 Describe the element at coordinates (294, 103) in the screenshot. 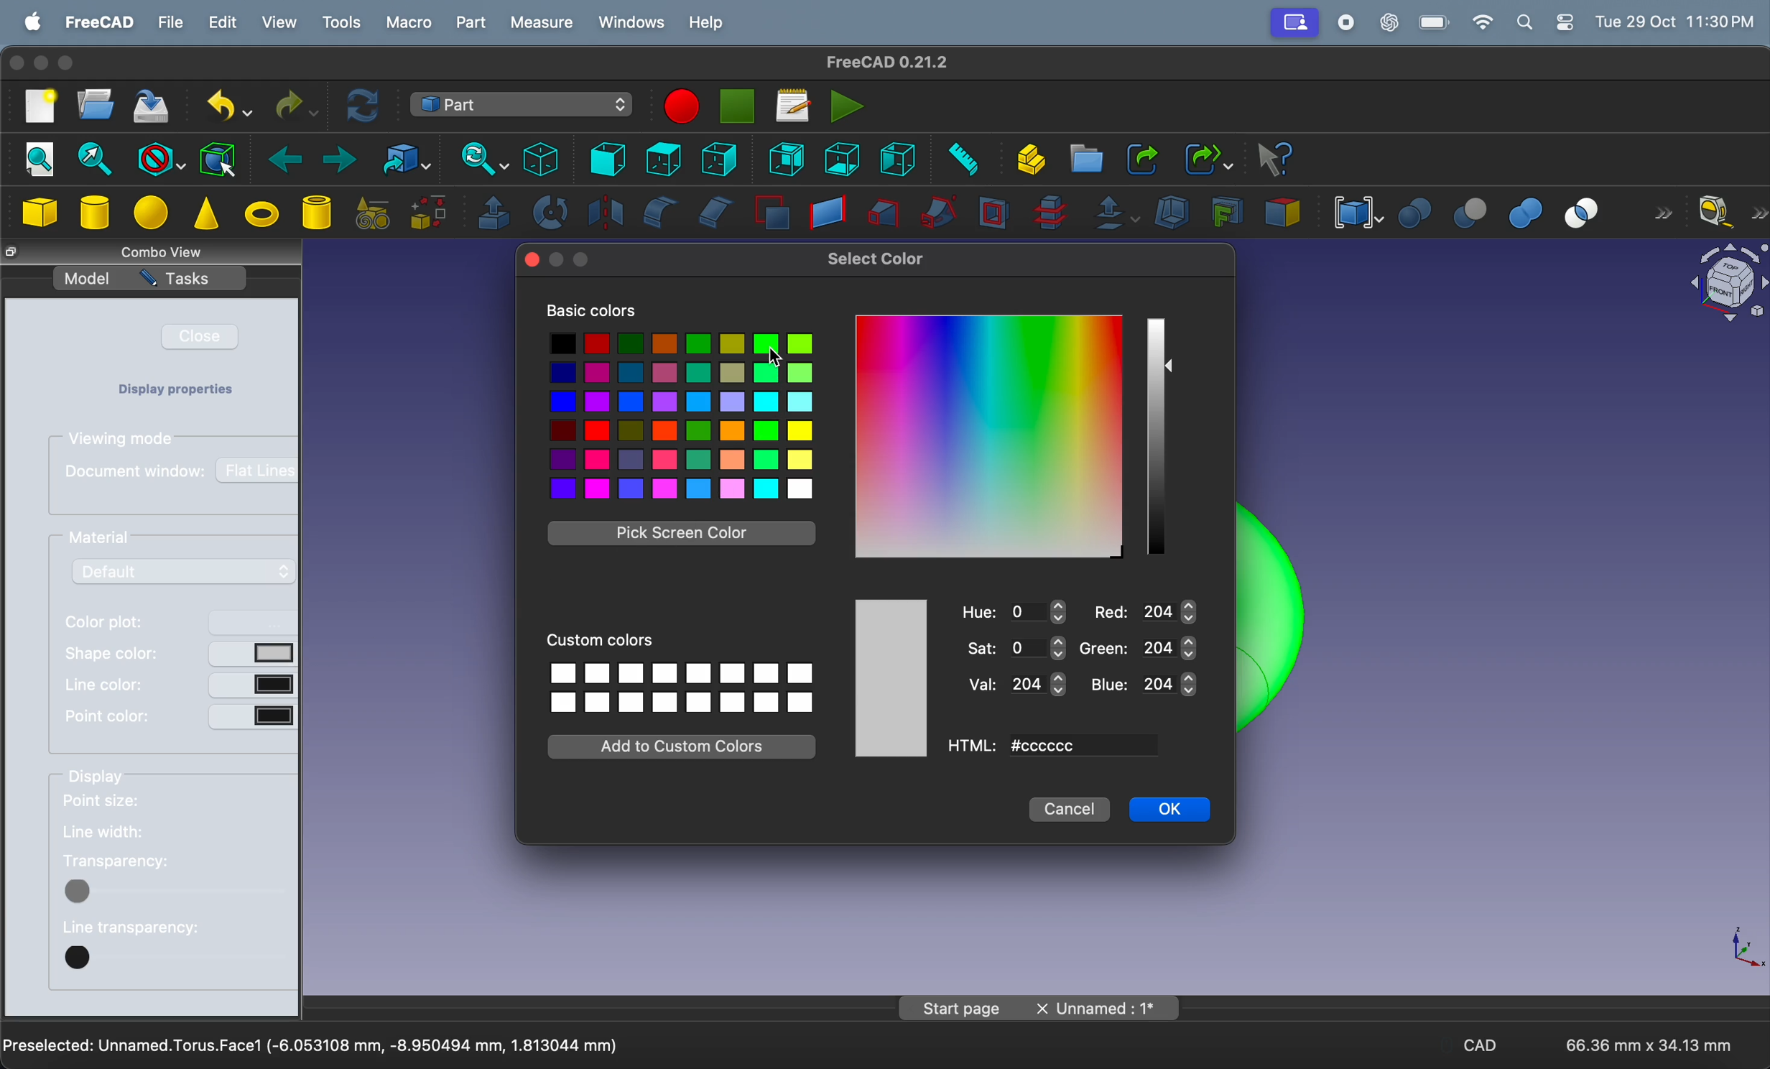

I see `redo` at that location.